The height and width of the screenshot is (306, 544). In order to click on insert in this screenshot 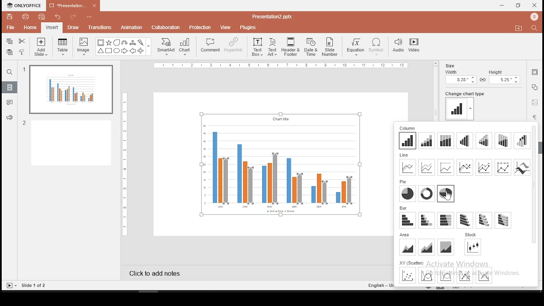, I will do `click(52, 27)`.